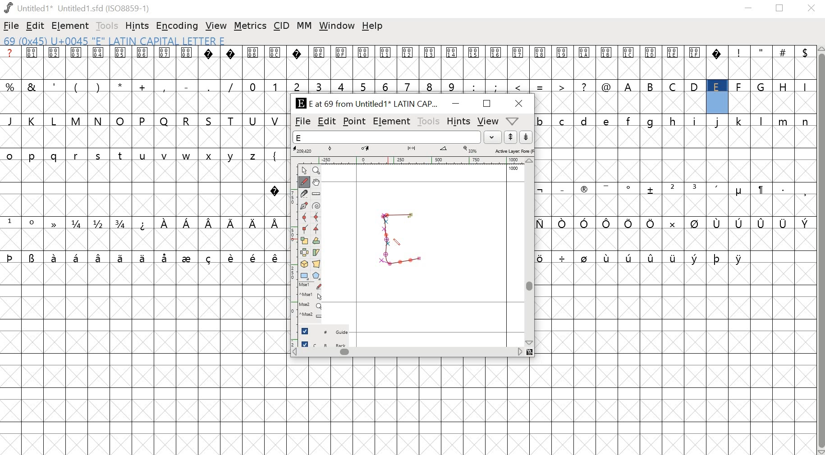 Image resolution: width=825 pixels, height=455 pixels. What do you see at coordinates (305, 218) in the screenshot?
I see `Curve` at bounding box center [305, 218].